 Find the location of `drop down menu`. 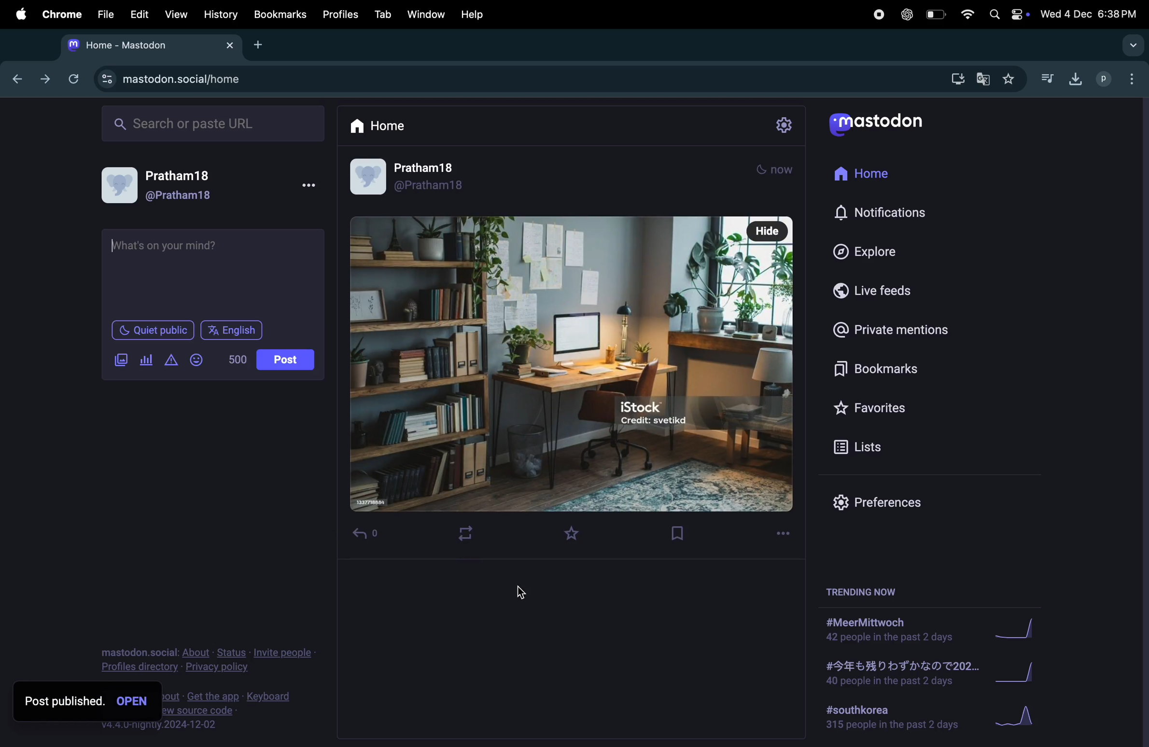

drop down menu is located at coordinates (1134, 45).